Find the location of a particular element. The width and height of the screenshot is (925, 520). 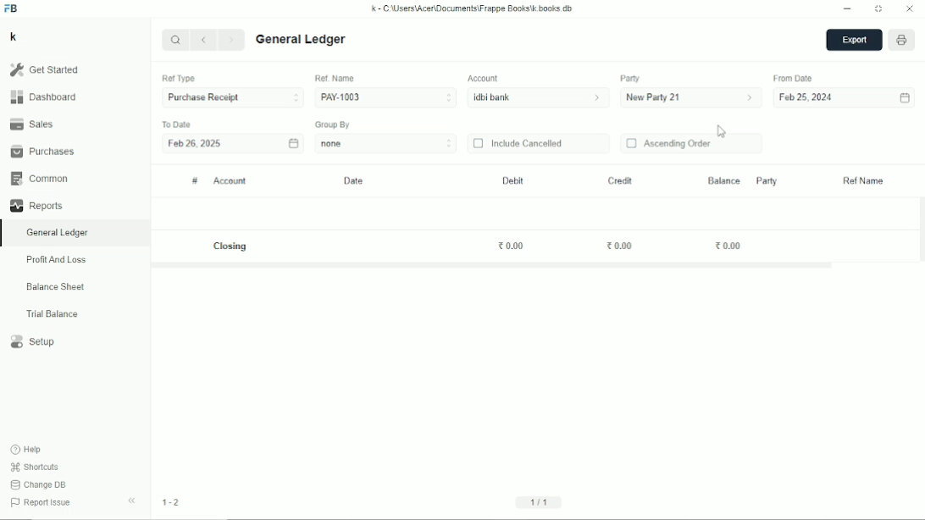

0.00 is located at coordinates (728, 245).